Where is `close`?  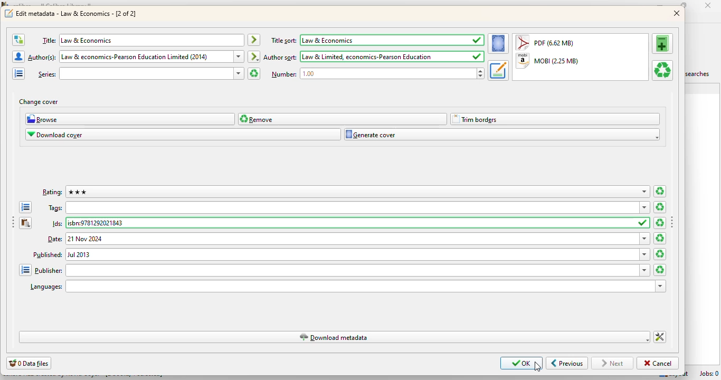 close is located at coordinates (710, 6).